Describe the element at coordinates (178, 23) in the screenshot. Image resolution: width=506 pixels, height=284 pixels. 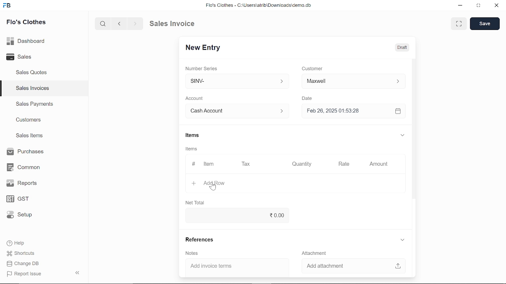
I see `Sales Invoice` at that location.